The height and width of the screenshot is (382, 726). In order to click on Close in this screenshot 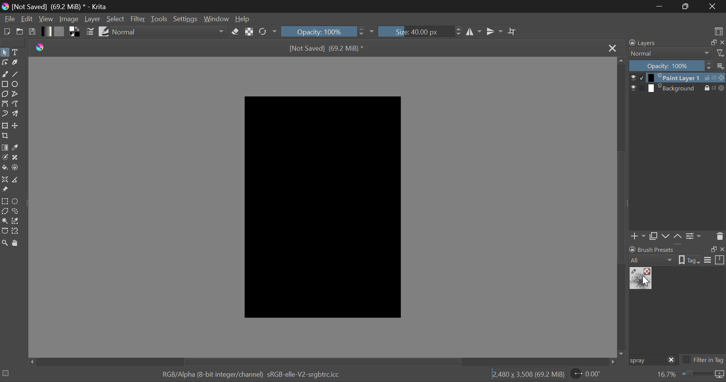, I will do `click(612, 49)`.